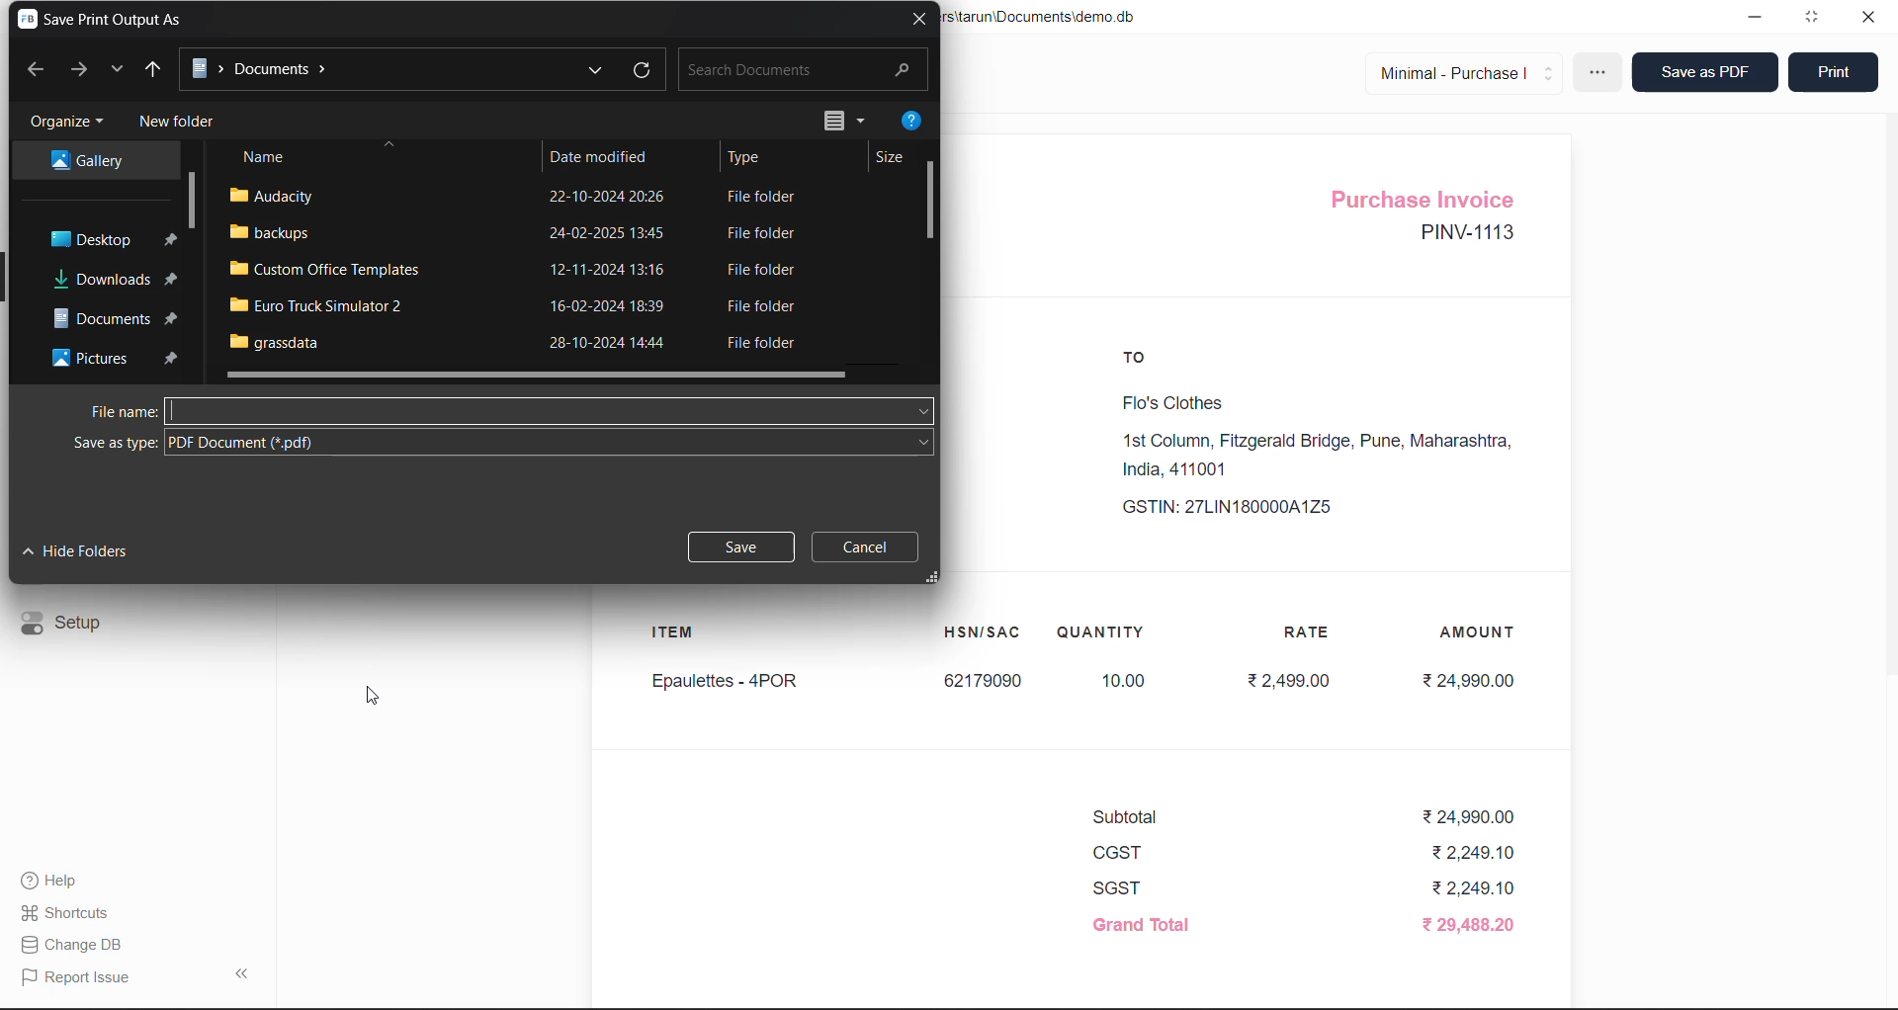 The image size is (1898, 1010). Describe the element at coordinates (681, 636) in the screenshot. I see `ITEM` at that location.